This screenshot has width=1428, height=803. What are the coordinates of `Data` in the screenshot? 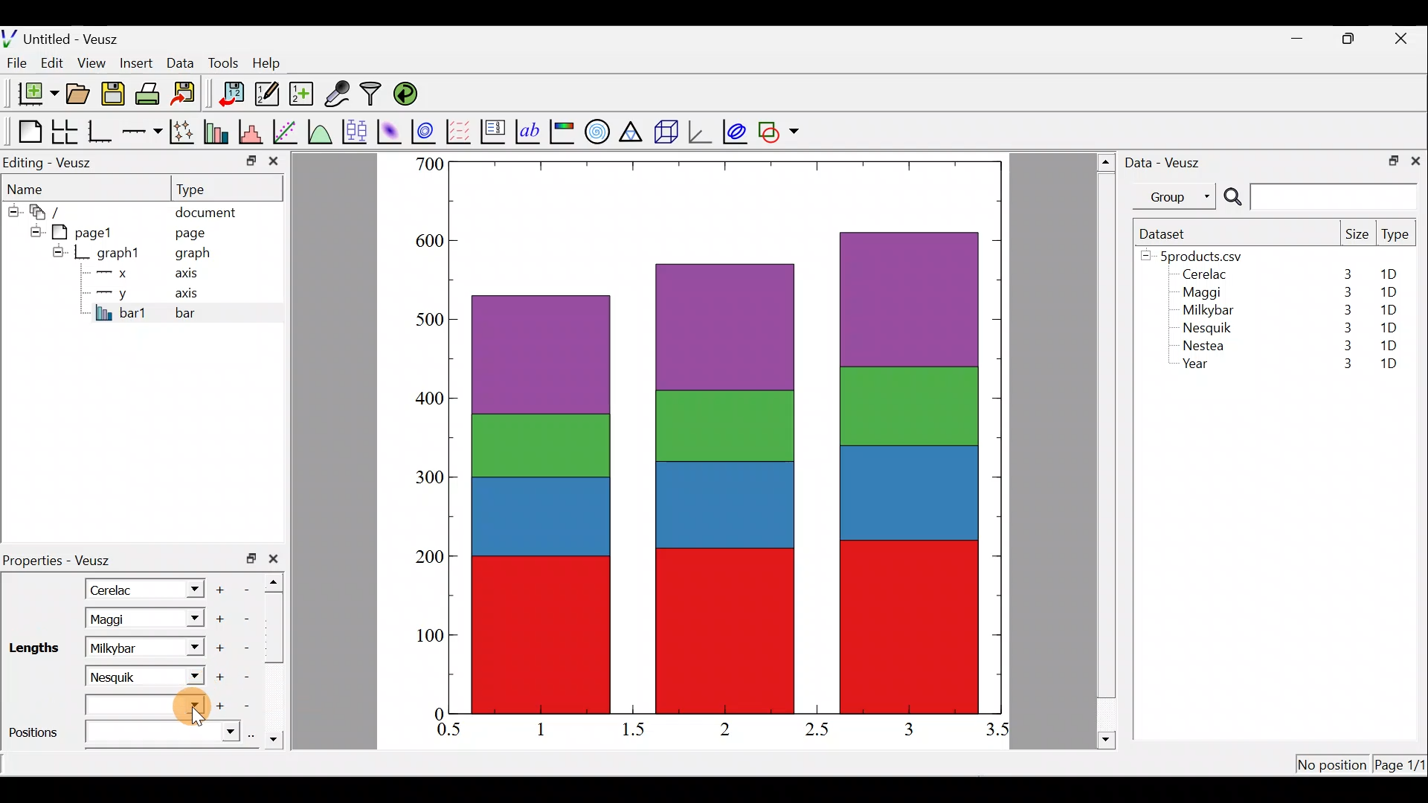 It's located at (180, 62).